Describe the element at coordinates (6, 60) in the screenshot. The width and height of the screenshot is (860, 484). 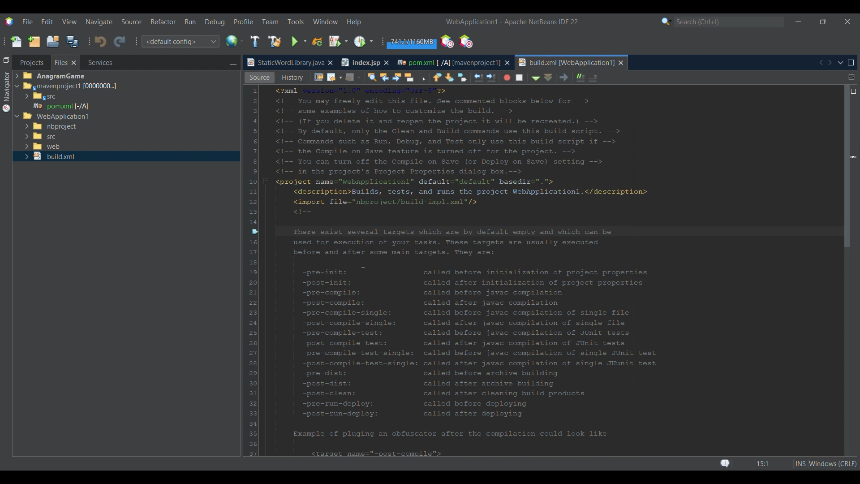
I see `Restore window group` at that location.